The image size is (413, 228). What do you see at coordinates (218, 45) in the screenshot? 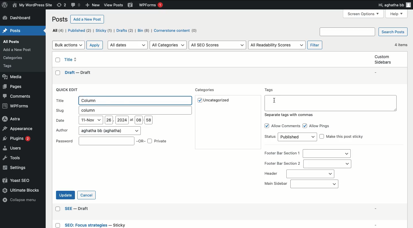
I see `All SEO scores` at bounding box center [218, 45].